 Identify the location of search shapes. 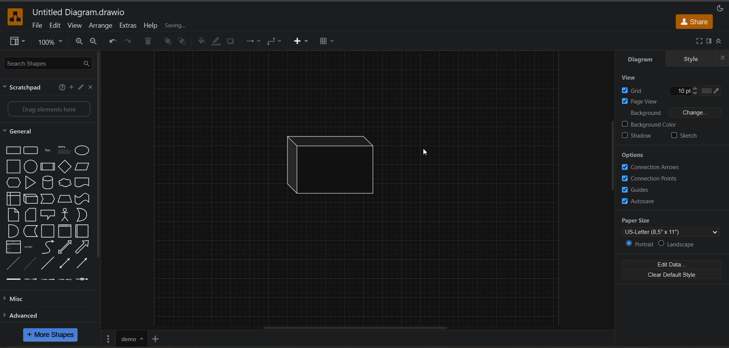
(50, 64).